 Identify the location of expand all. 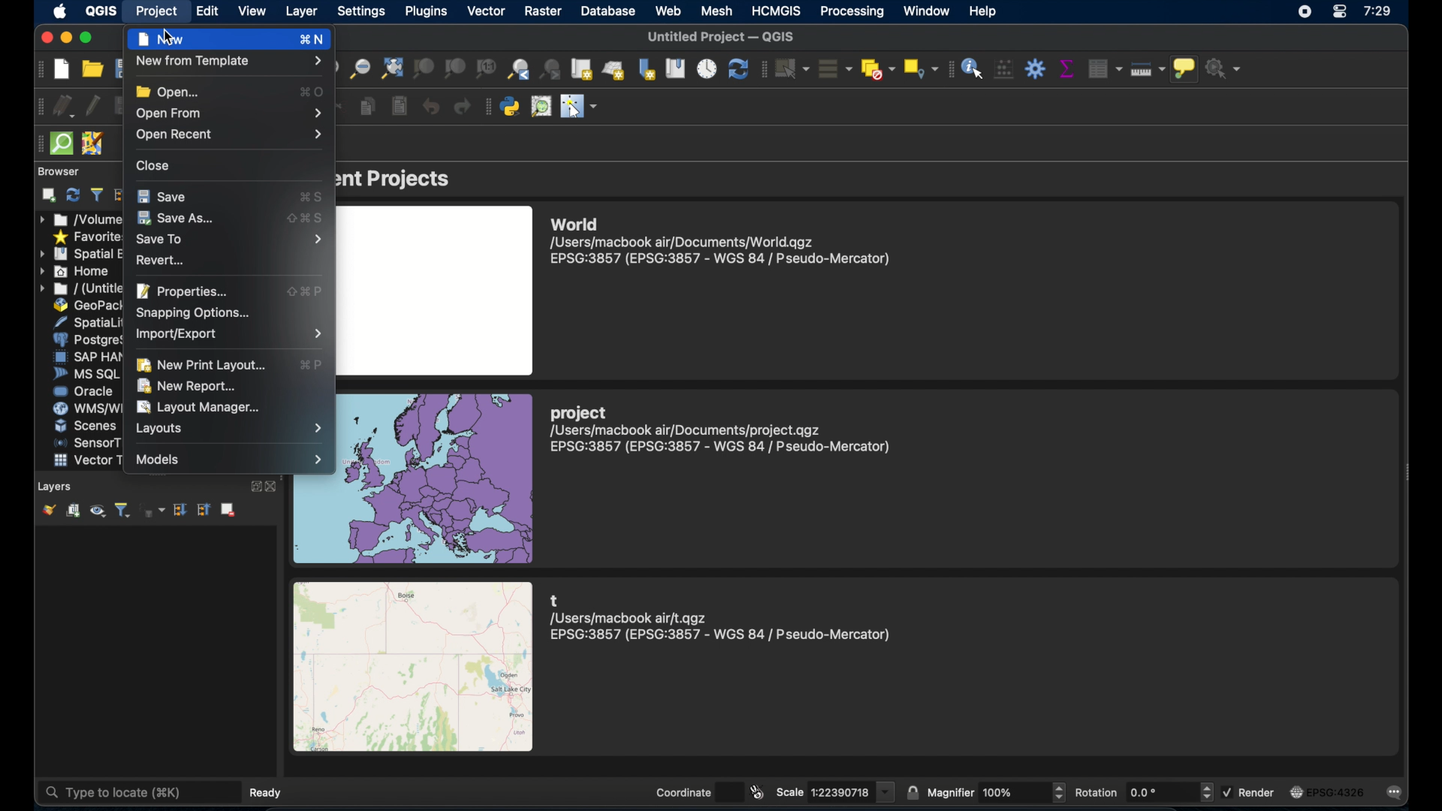
(181, 509).